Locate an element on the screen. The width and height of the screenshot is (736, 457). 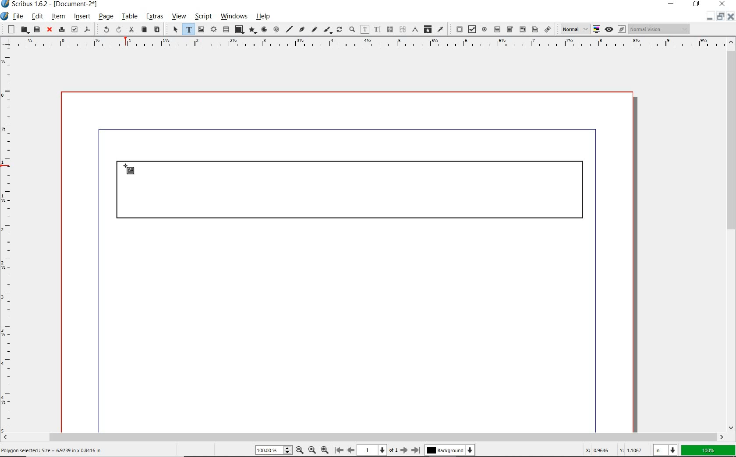
current page is located at coordinates (378, 450).